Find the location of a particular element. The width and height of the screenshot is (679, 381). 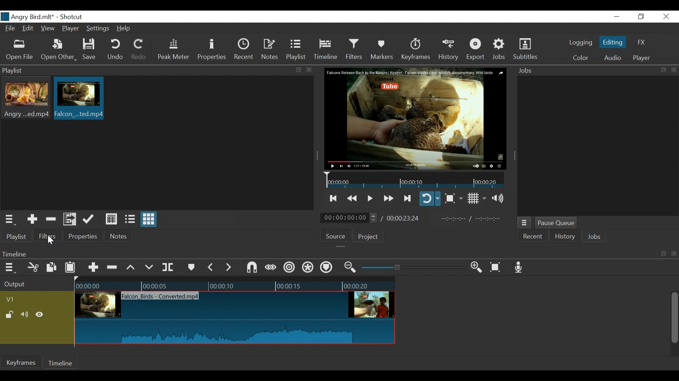

Split at playhead is located at coordinates (168, 267).